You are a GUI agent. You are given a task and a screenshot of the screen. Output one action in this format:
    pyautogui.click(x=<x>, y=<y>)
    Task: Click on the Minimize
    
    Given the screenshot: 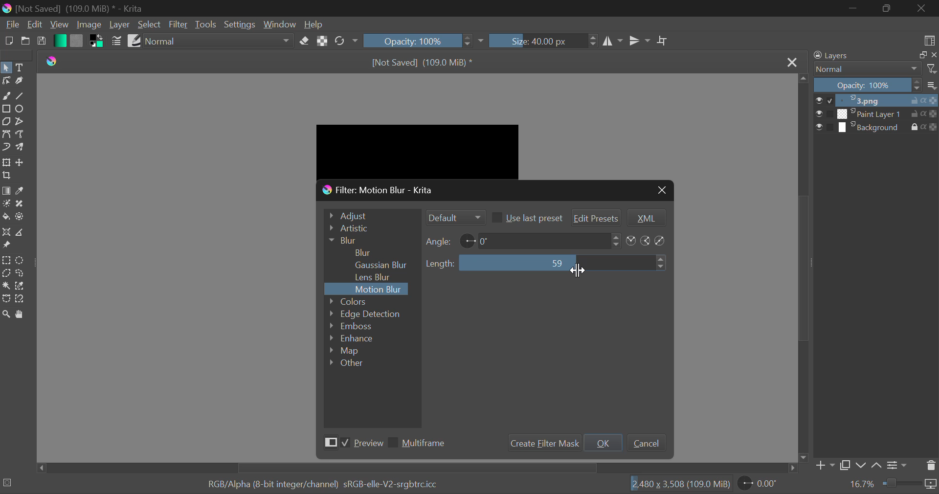 What is the action you would take?
    pyautogui.click(x=886, y=8)
    